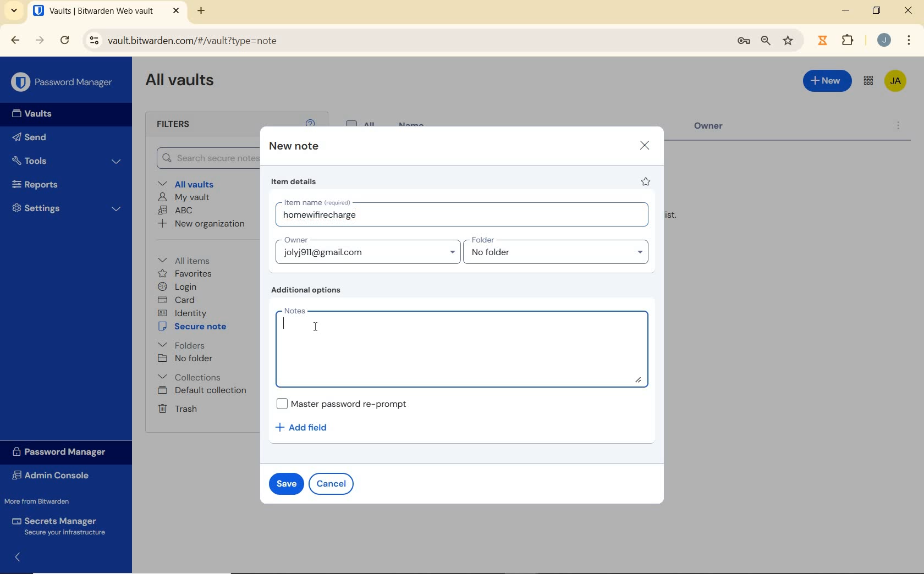 This screenshot has width=924, height=574. I want to click on Tools, so click(68, 160).